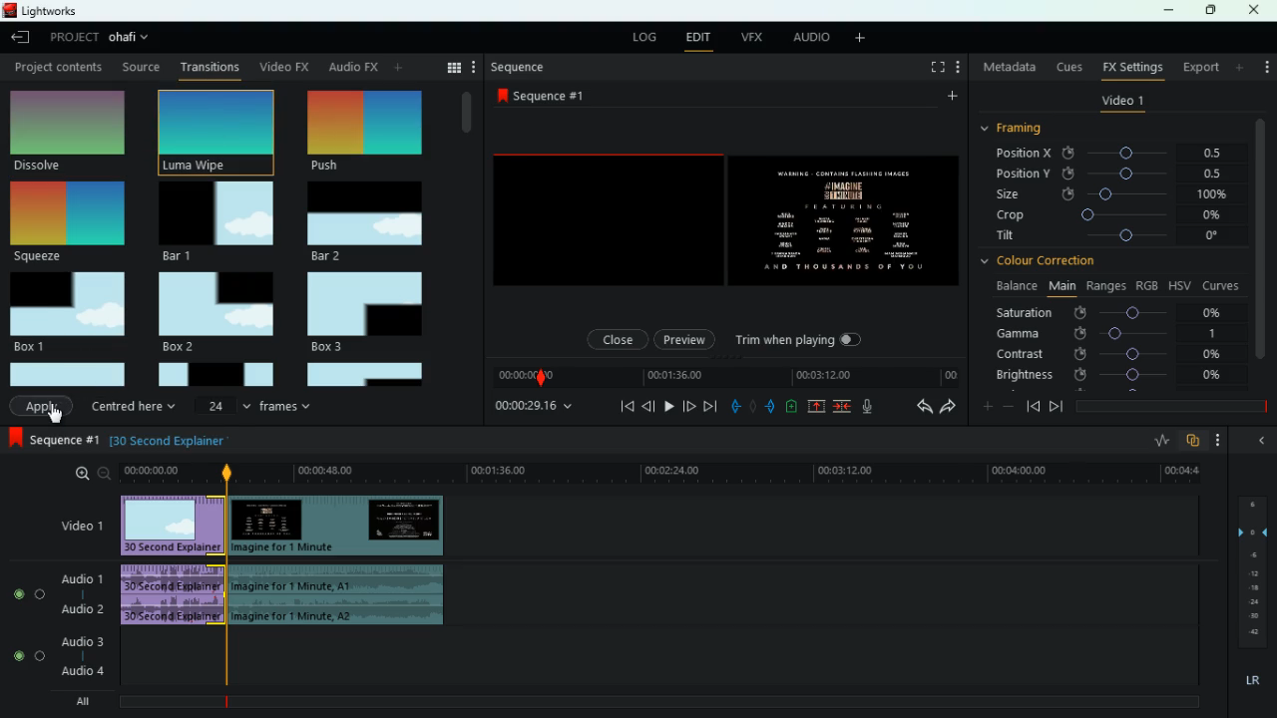 The image size is (1277, 718). Describe the element at coordinates (23, 39) in the screenshot. I see `back` at that location.